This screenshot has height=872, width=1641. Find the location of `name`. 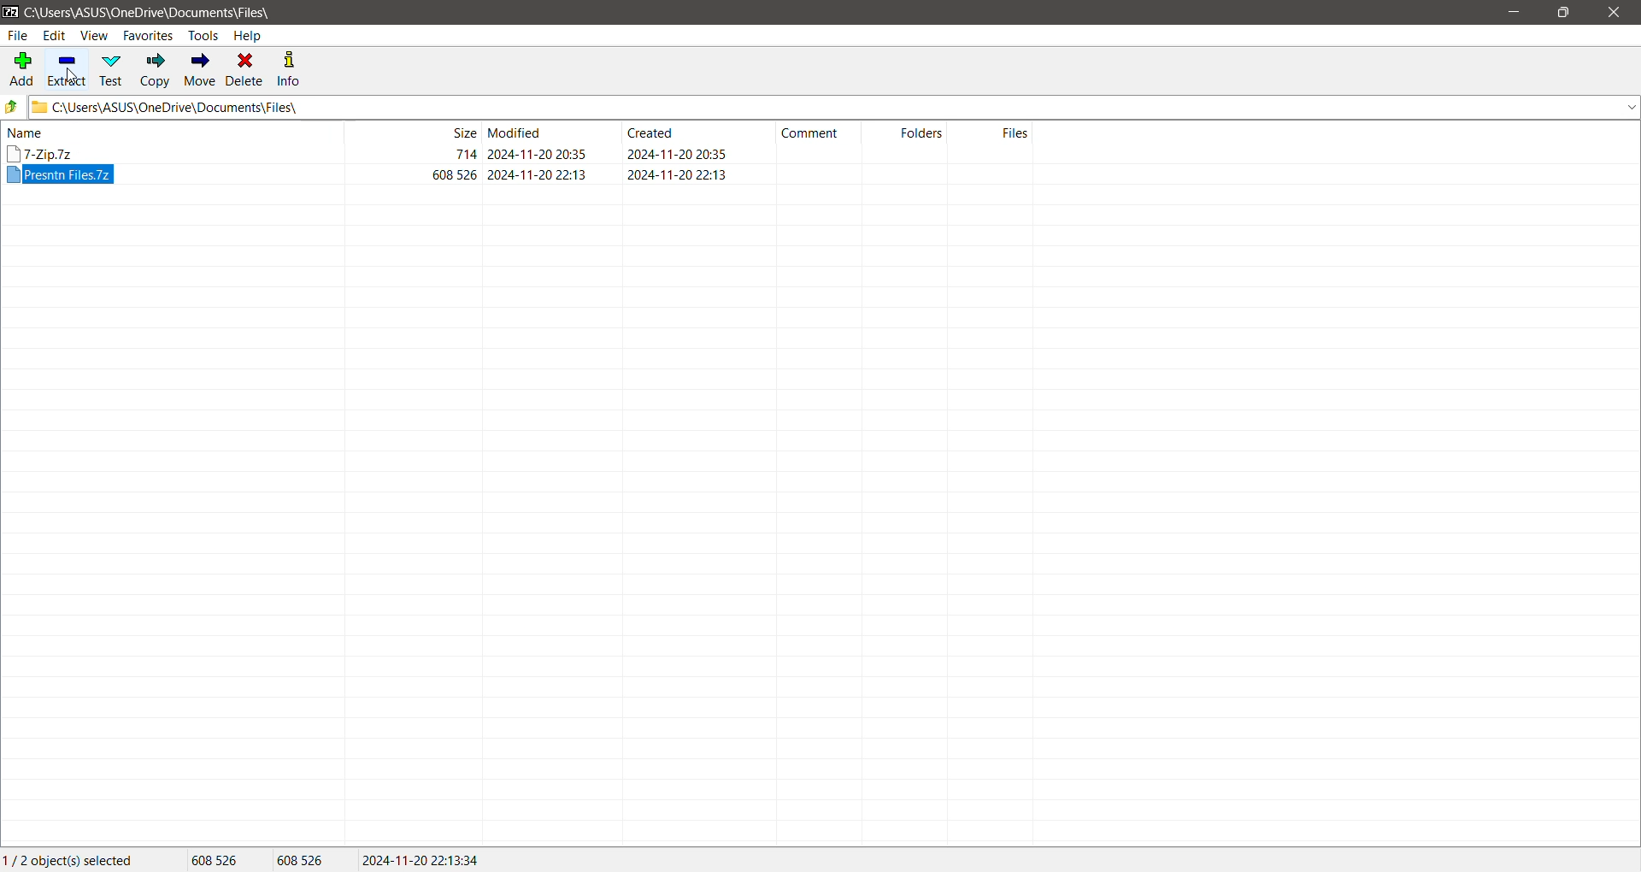

name is located at coordinates (26, 133).